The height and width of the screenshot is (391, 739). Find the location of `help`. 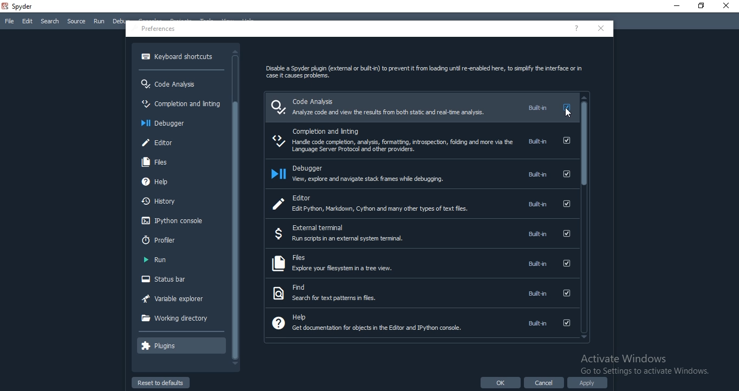

help is located at coordinates (420, 322).